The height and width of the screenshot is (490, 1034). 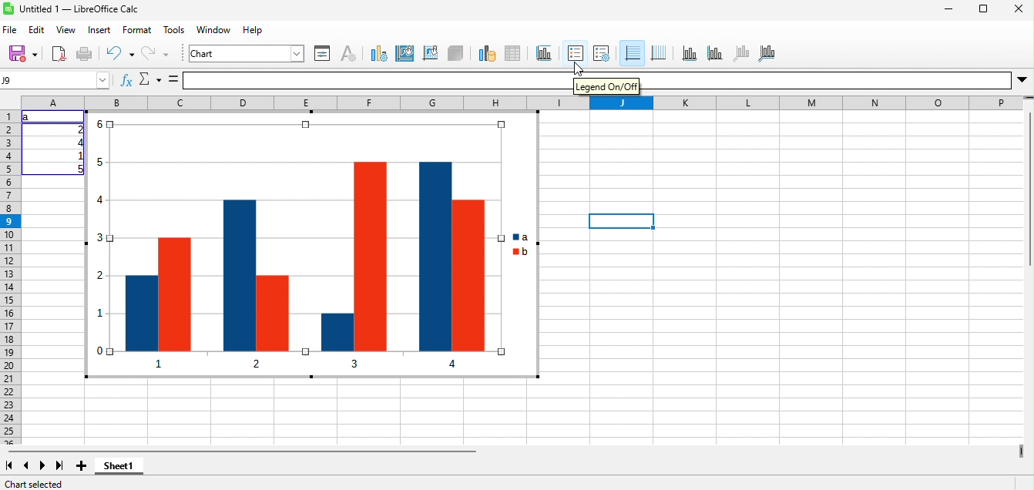 What do you see at coordinates (715, 54) in the screenshot?
I see `y axis` at bounding box center [715, 54].